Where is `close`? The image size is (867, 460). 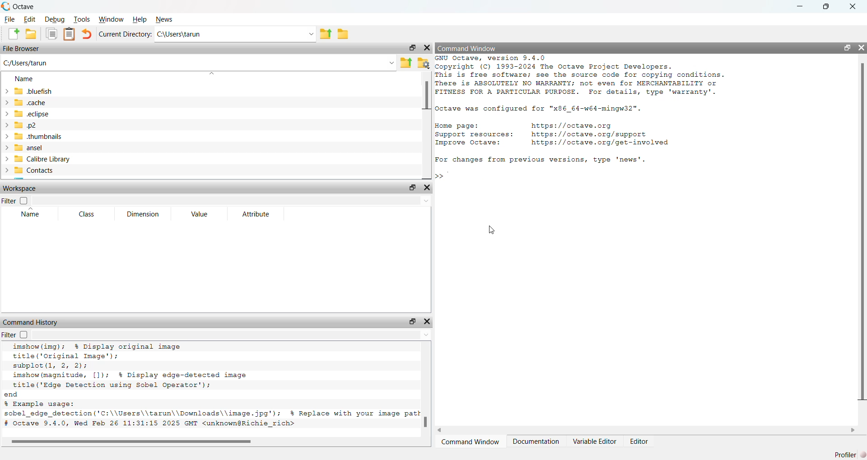 close is located at coordinates (428, 189).